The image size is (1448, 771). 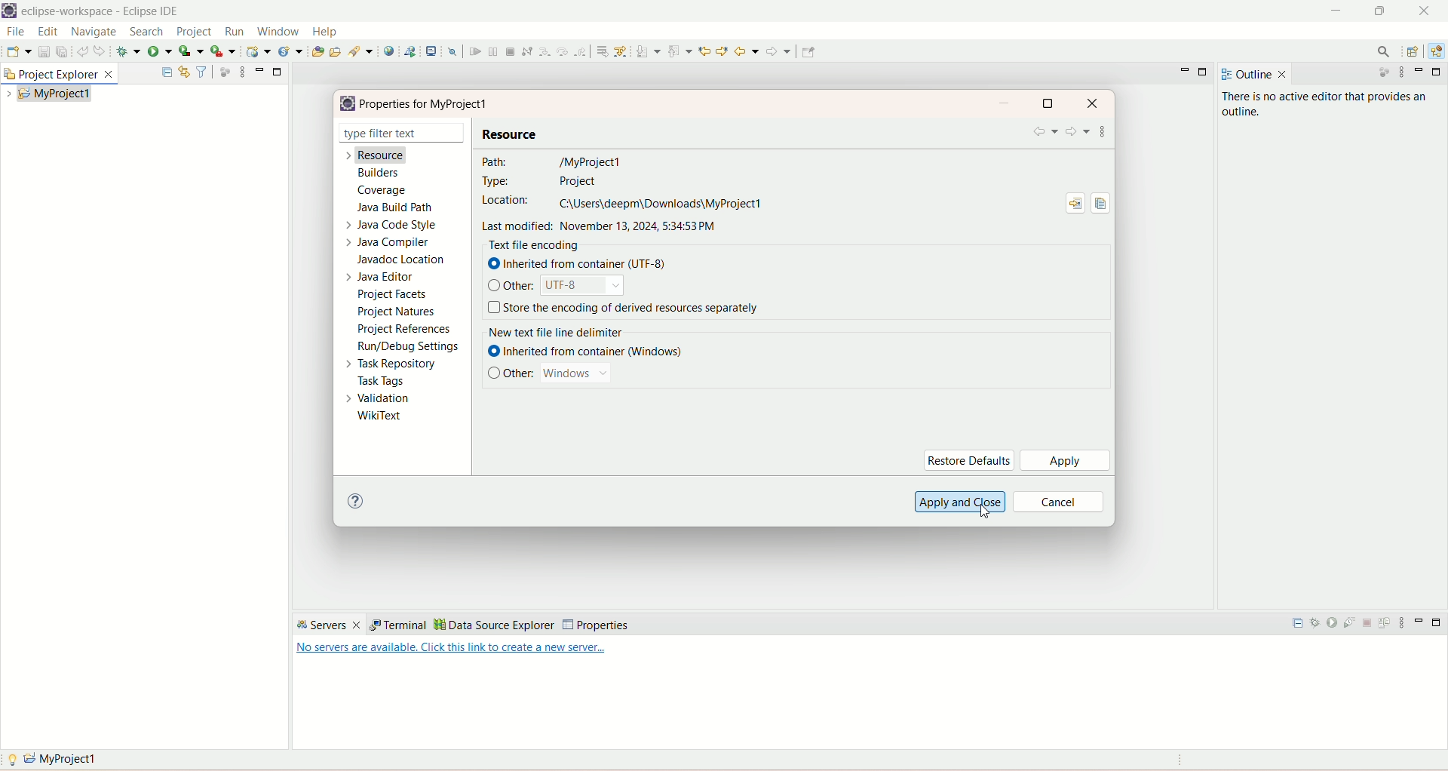 I want to click on link with editor, so click(x=184, y=70).